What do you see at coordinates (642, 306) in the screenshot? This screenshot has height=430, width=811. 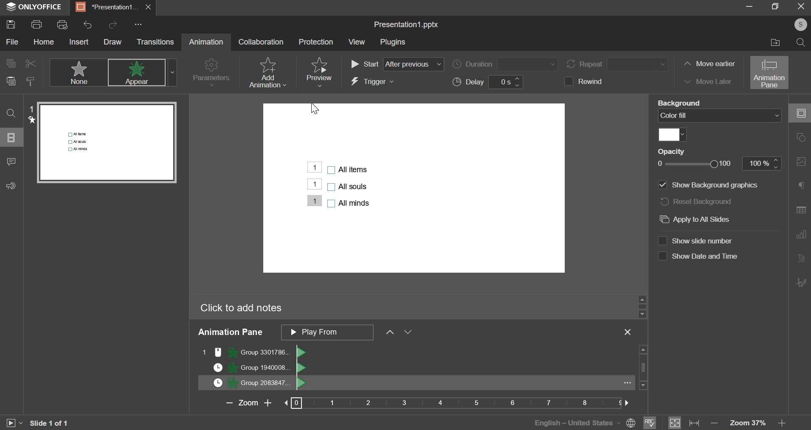 I see `slider` at bounding box center [642, 306].